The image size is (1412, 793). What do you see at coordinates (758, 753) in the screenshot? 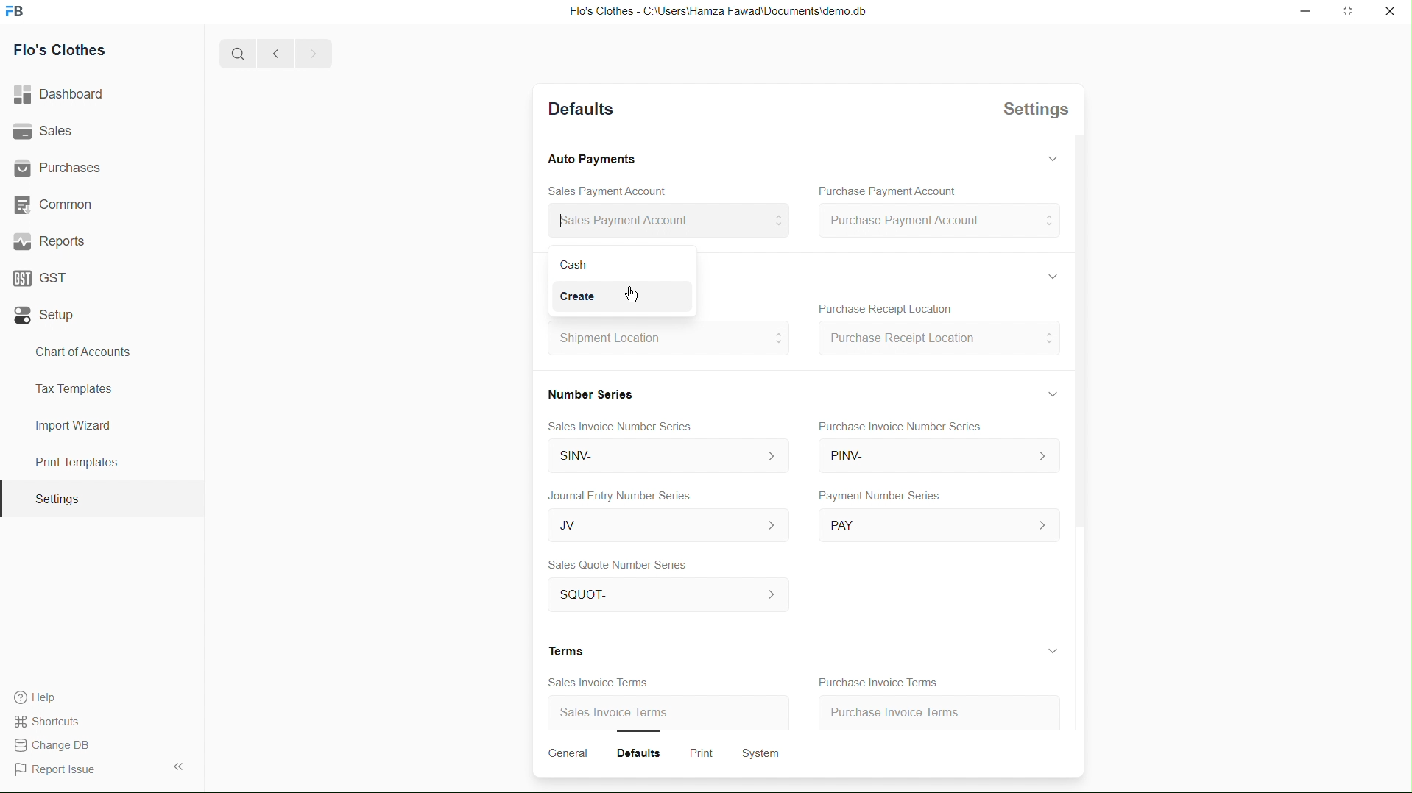
I see `System` at bounding box center [758, 753].